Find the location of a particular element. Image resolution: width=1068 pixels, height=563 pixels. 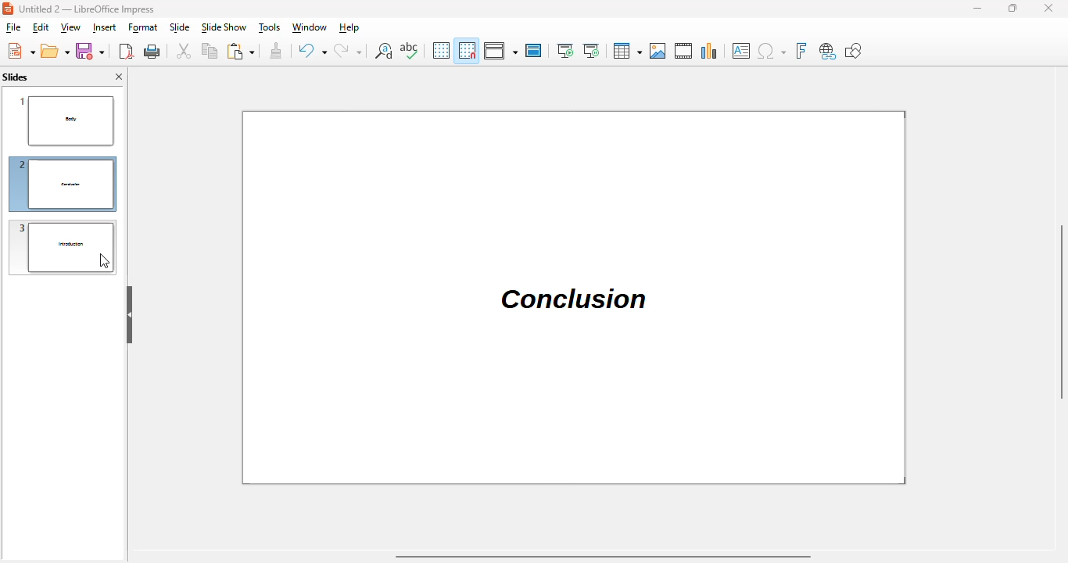

start from current slide is located at coordinates (591, 51).